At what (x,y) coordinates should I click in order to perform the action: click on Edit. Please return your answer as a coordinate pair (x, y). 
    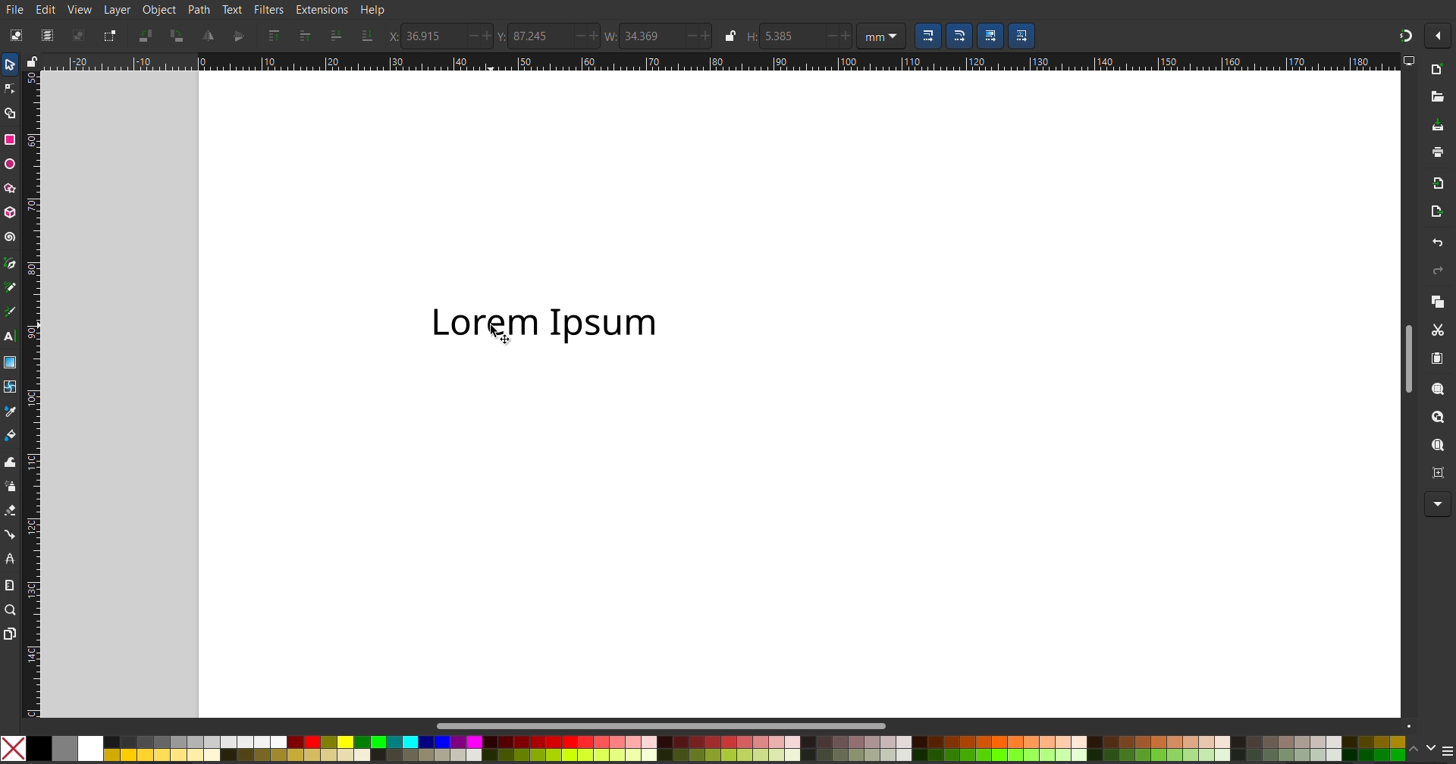
    Looking at the image, I should click on (44, 8).